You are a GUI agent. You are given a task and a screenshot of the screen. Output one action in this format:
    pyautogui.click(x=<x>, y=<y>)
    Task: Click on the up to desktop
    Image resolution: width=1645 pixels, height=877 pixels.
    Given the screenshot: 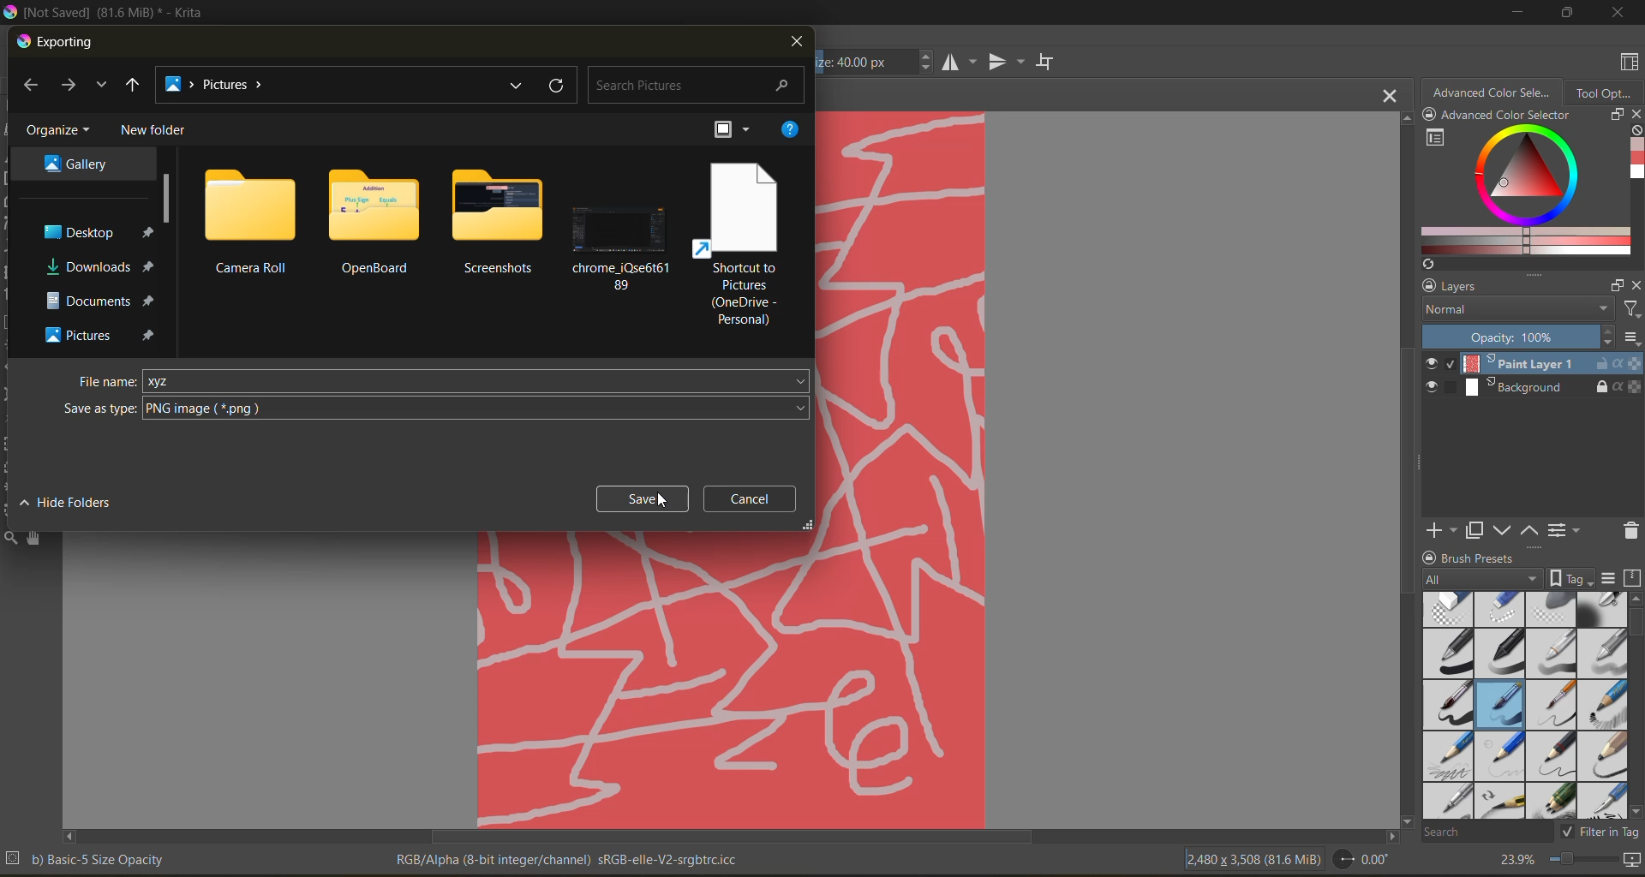 What is the action you would take?
    pyautogui.click(x=133, y=87)
    